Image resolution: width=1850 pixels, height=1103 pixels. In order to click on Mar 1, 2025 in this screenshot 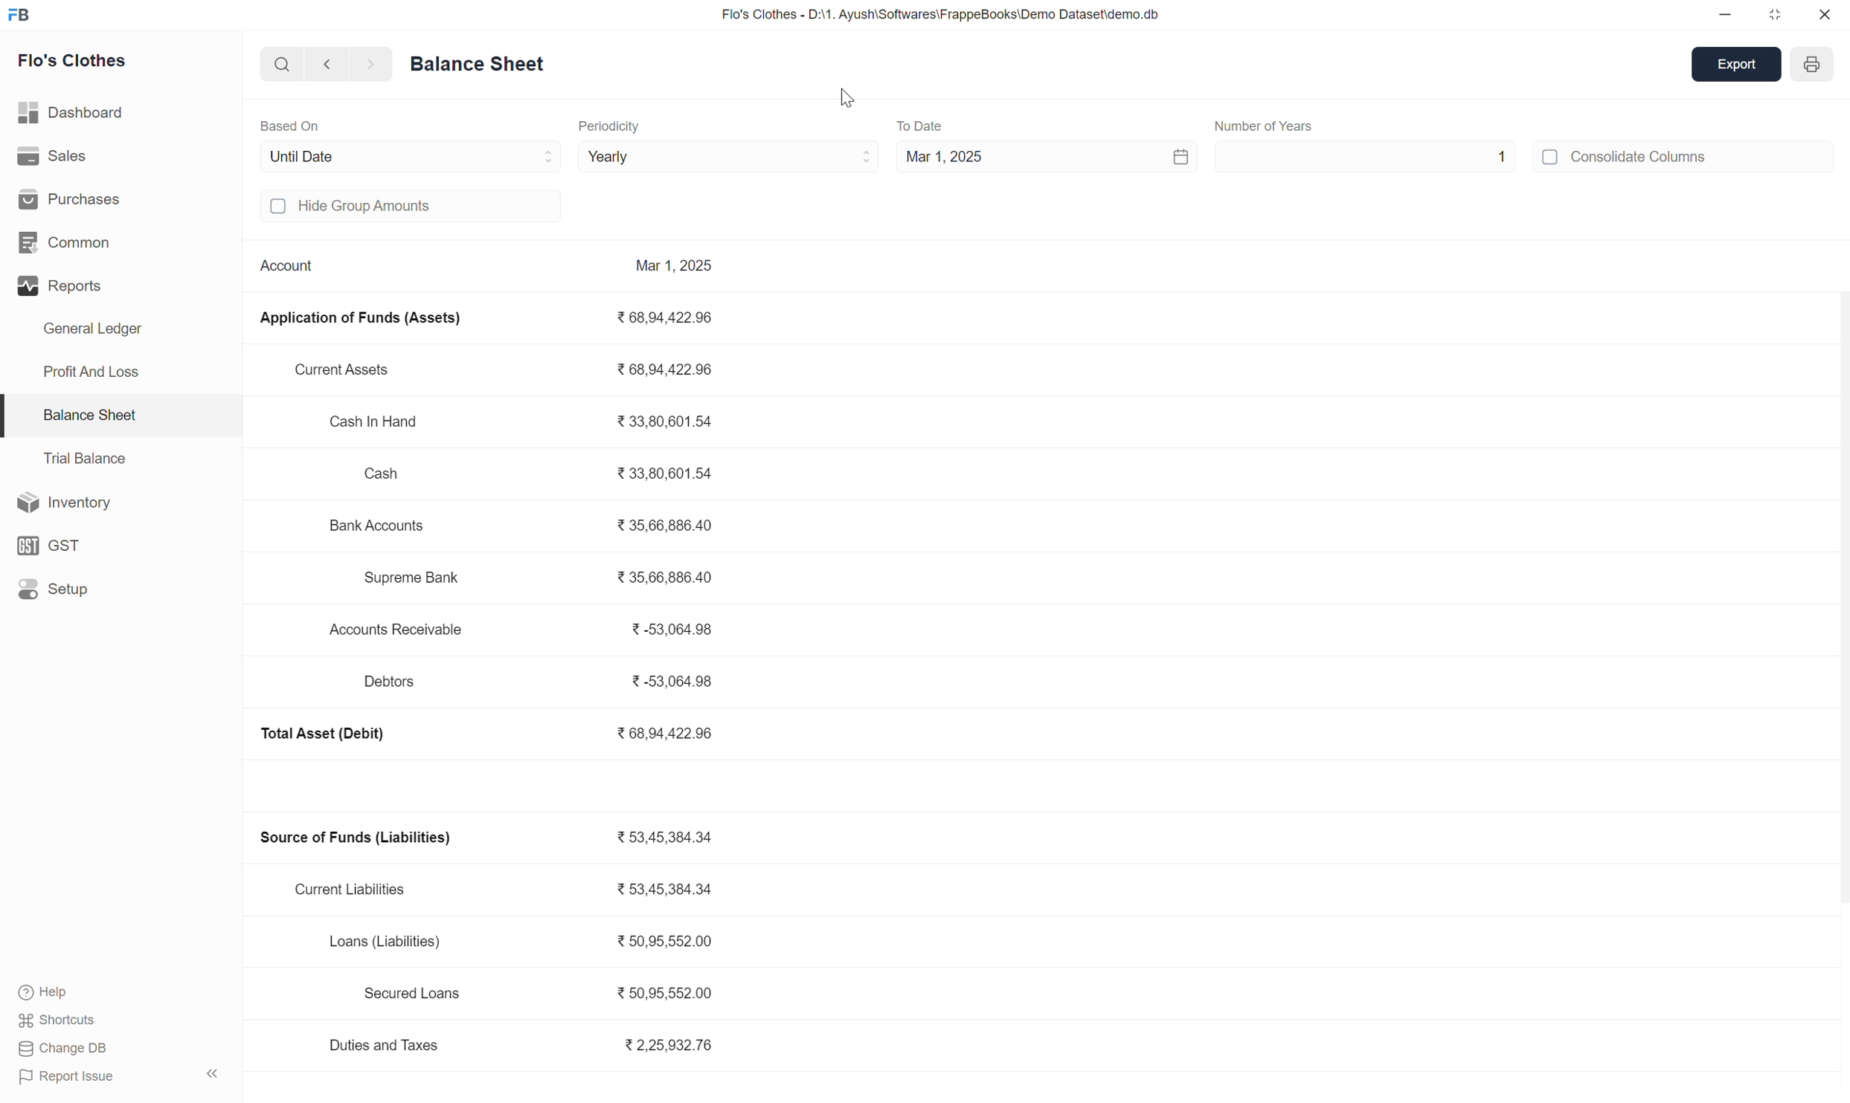, I will do `click(677, 262)`.